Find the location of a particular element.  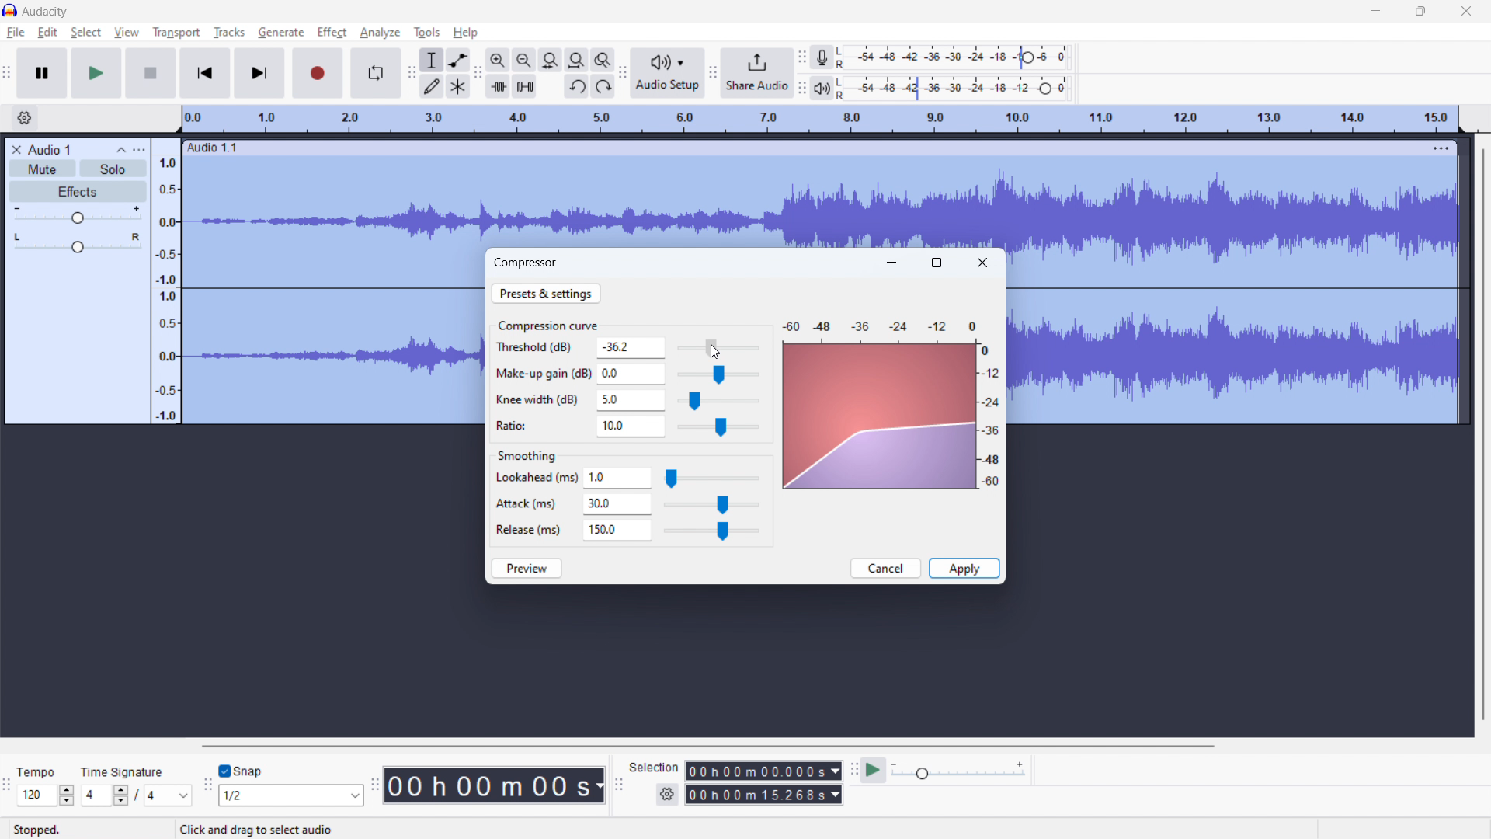

Release (ms) is located at coordinates (528, 529).